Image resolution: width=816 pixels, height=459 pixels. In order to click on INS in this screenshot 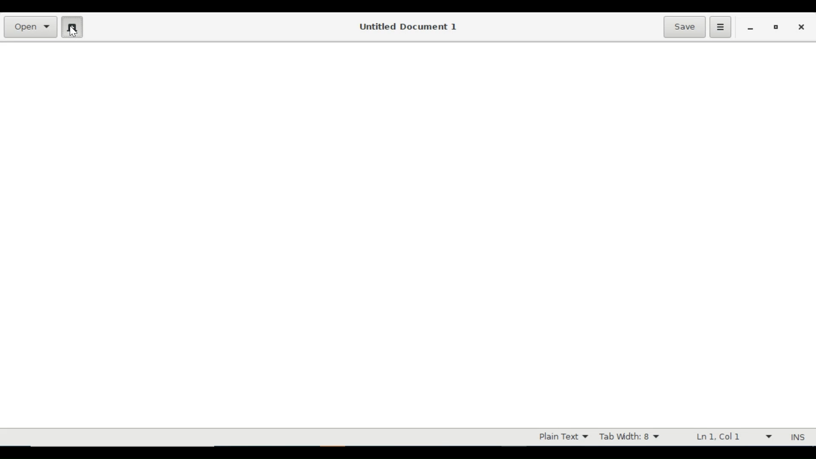, I will do `click(797, 437)`.